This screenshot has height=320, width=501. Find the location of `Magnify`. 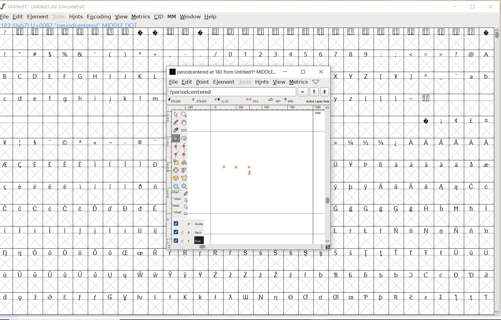

Magnify is located at coordinates (184, 115).